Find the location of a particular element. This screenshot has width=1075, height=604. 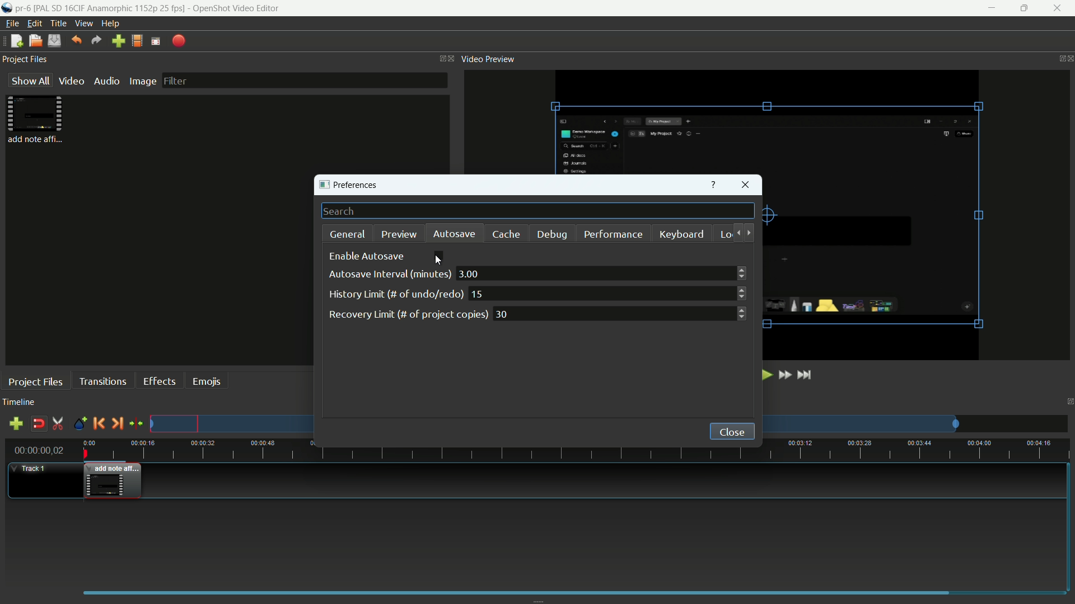

30 is located at coordinates (620, 314).